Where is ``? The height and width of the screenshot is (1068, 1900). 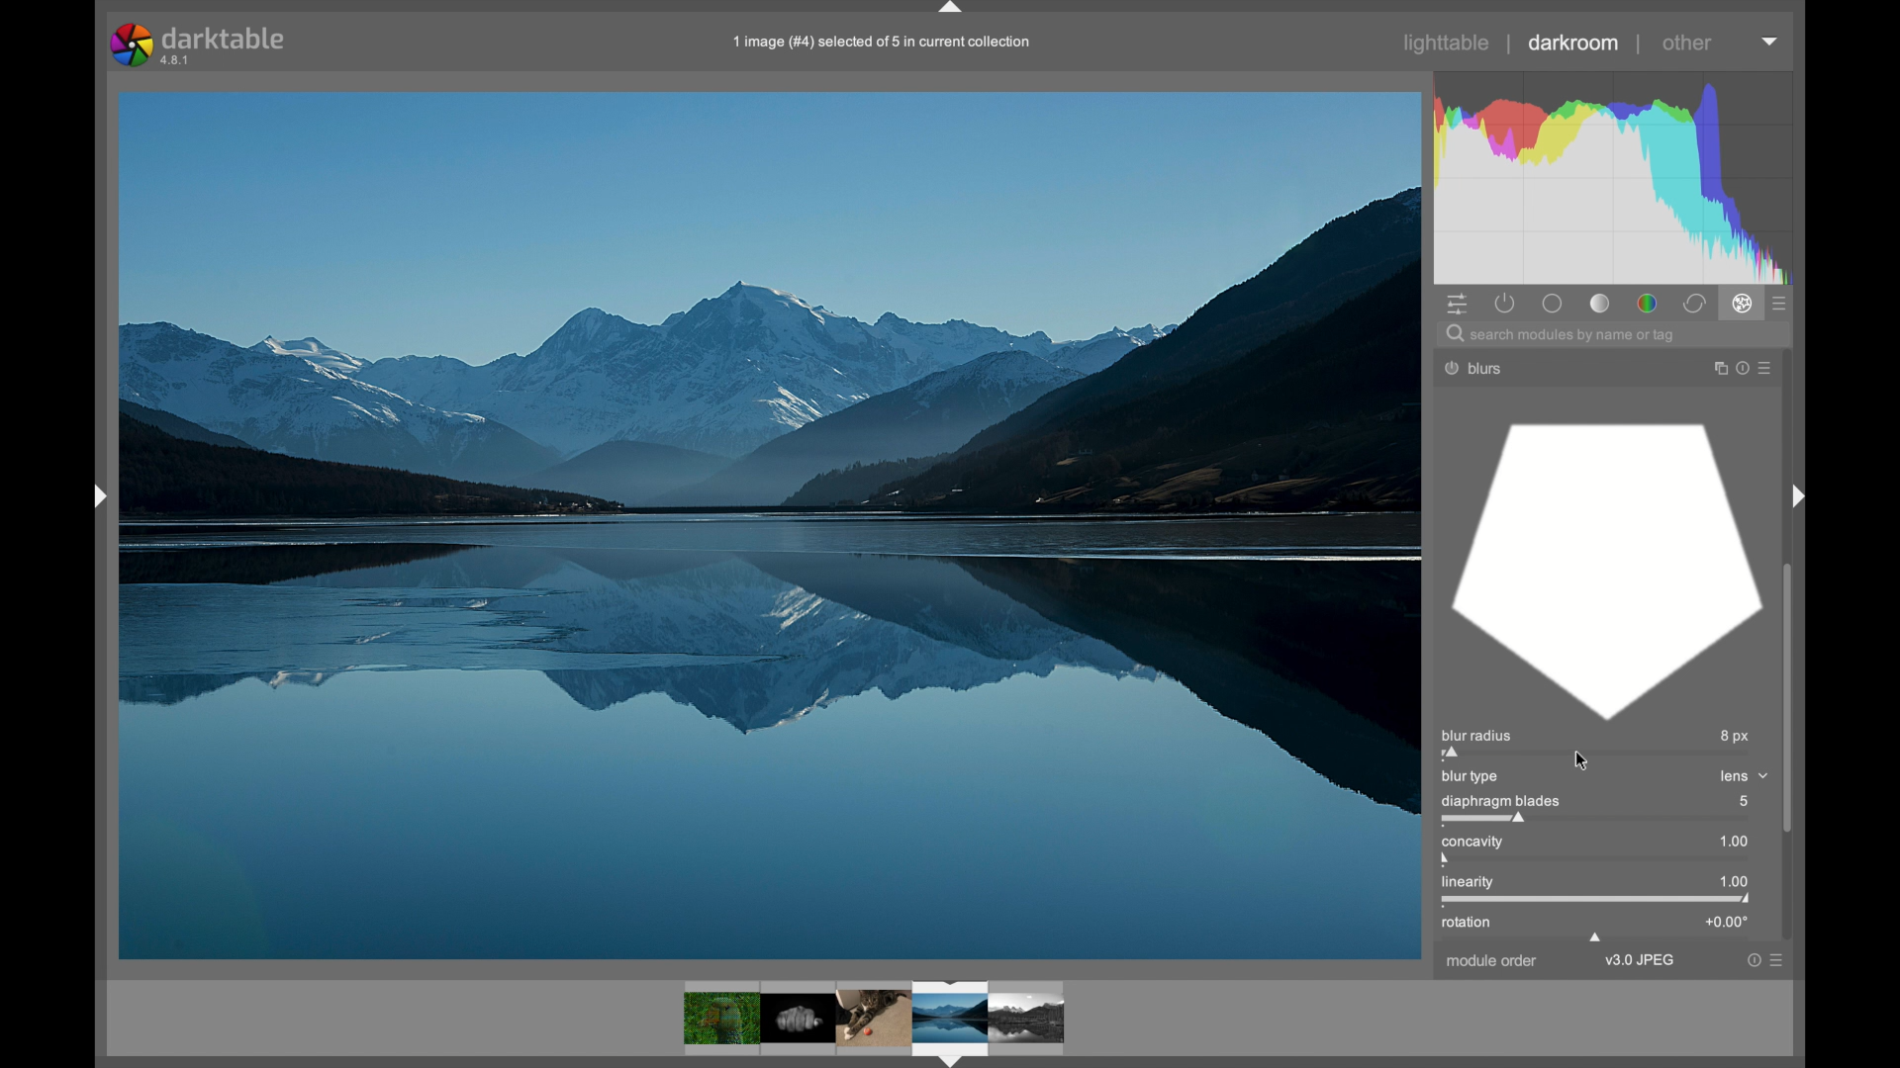
 is located at coordinates (91, 493).